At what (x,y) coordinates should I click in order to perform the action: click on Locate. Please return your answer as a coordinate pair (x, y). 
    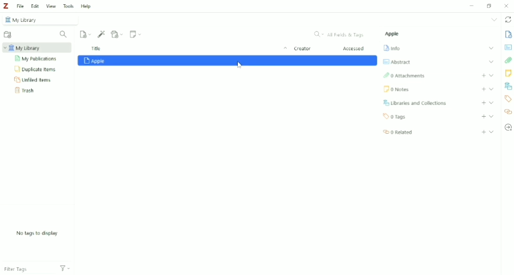
    Looking at the image, I should click on (508, 128).